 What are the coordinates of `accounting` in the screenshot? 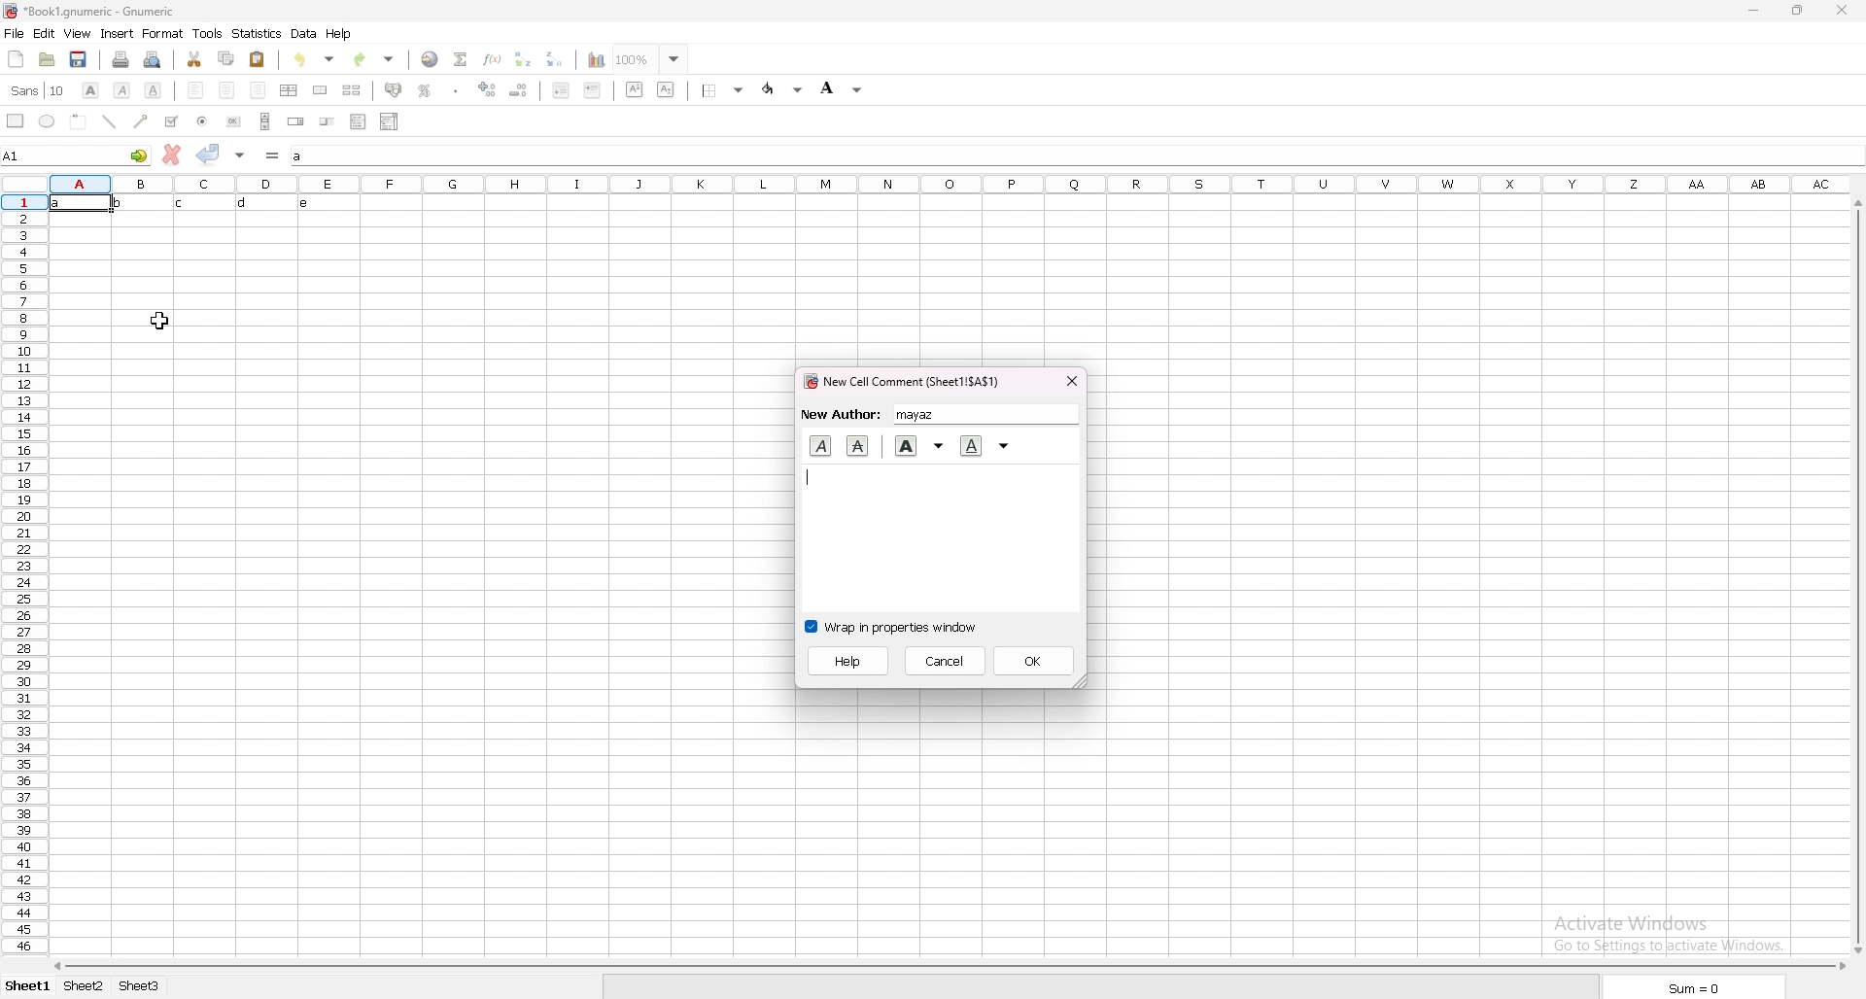 It's located at (394, 89).